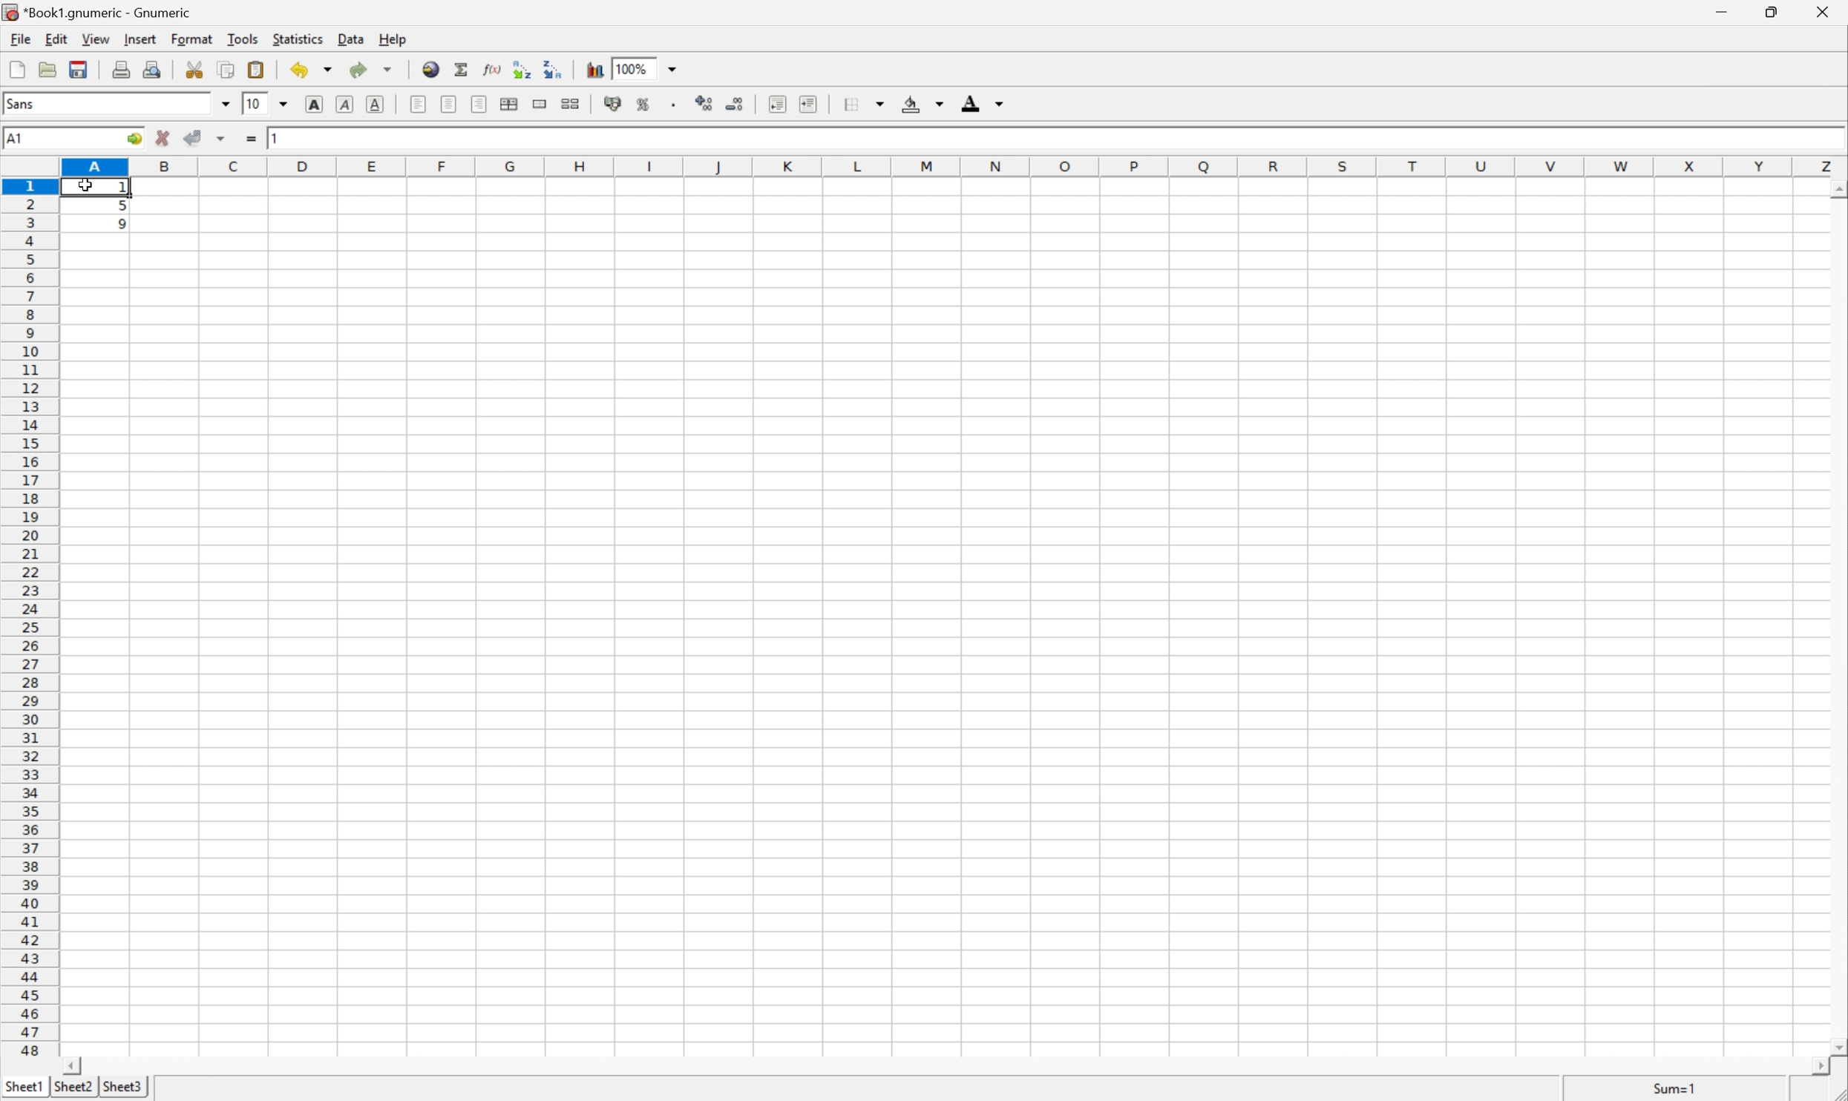  What do you see at coordinates (419, 104) in the screenshot?
I see `align left` at bounding box center [419, 104].